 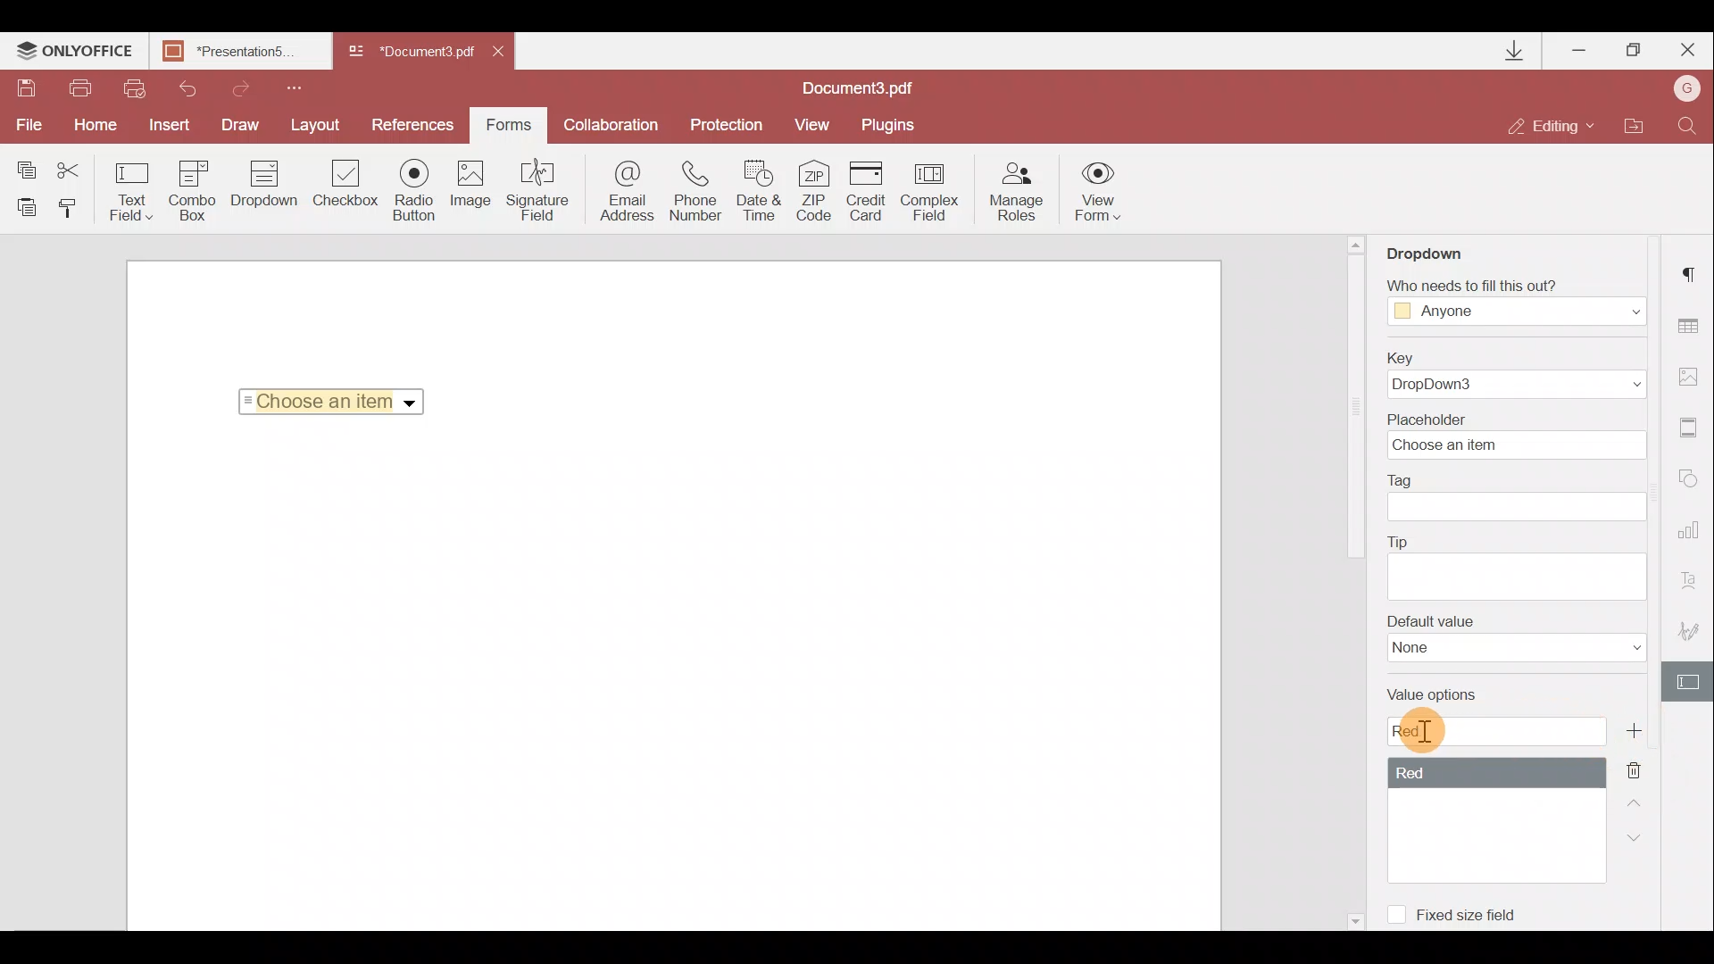 I want to click on Image settings, so click(x=1693, y=376).